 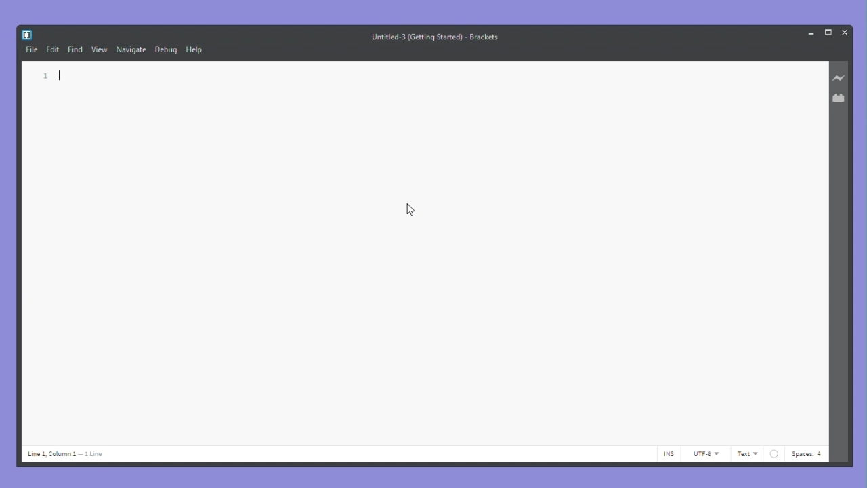 What do you see at coordinates (436, 36) in the screenshot?
I see `Untitled-3 getting Started -  Brackets` at bounding box center [436, 36].